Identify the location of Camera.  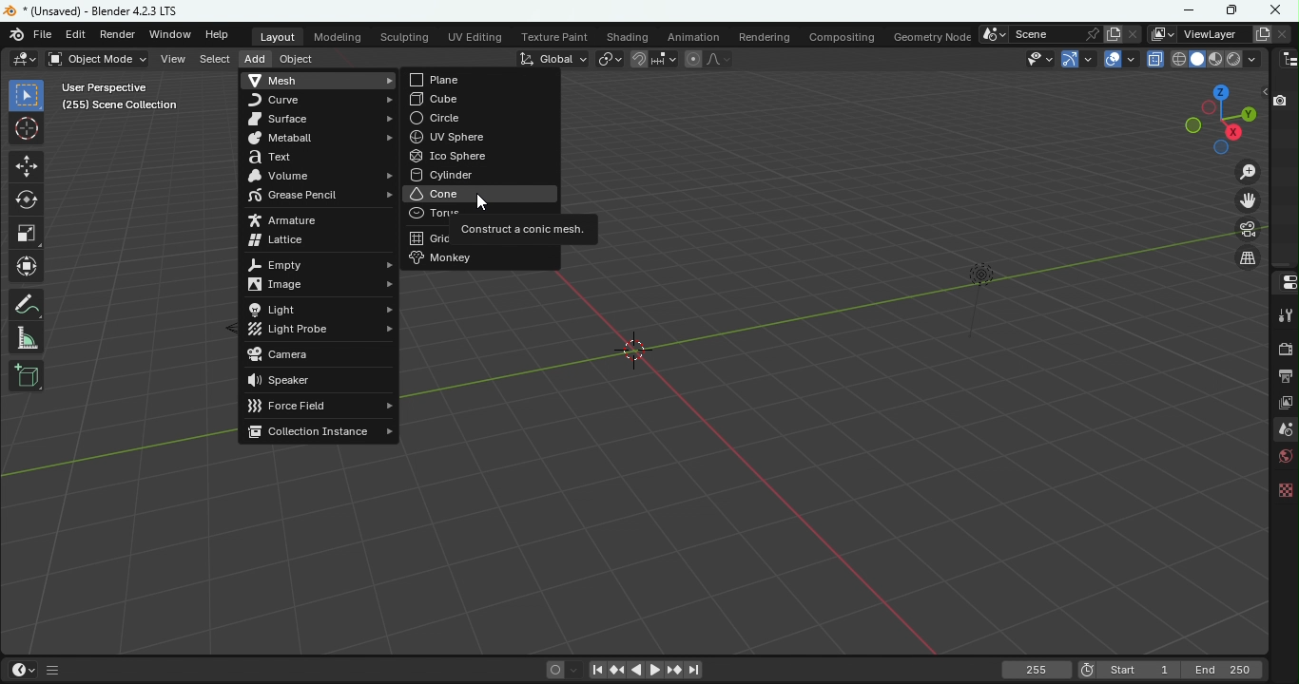
(324, 355).